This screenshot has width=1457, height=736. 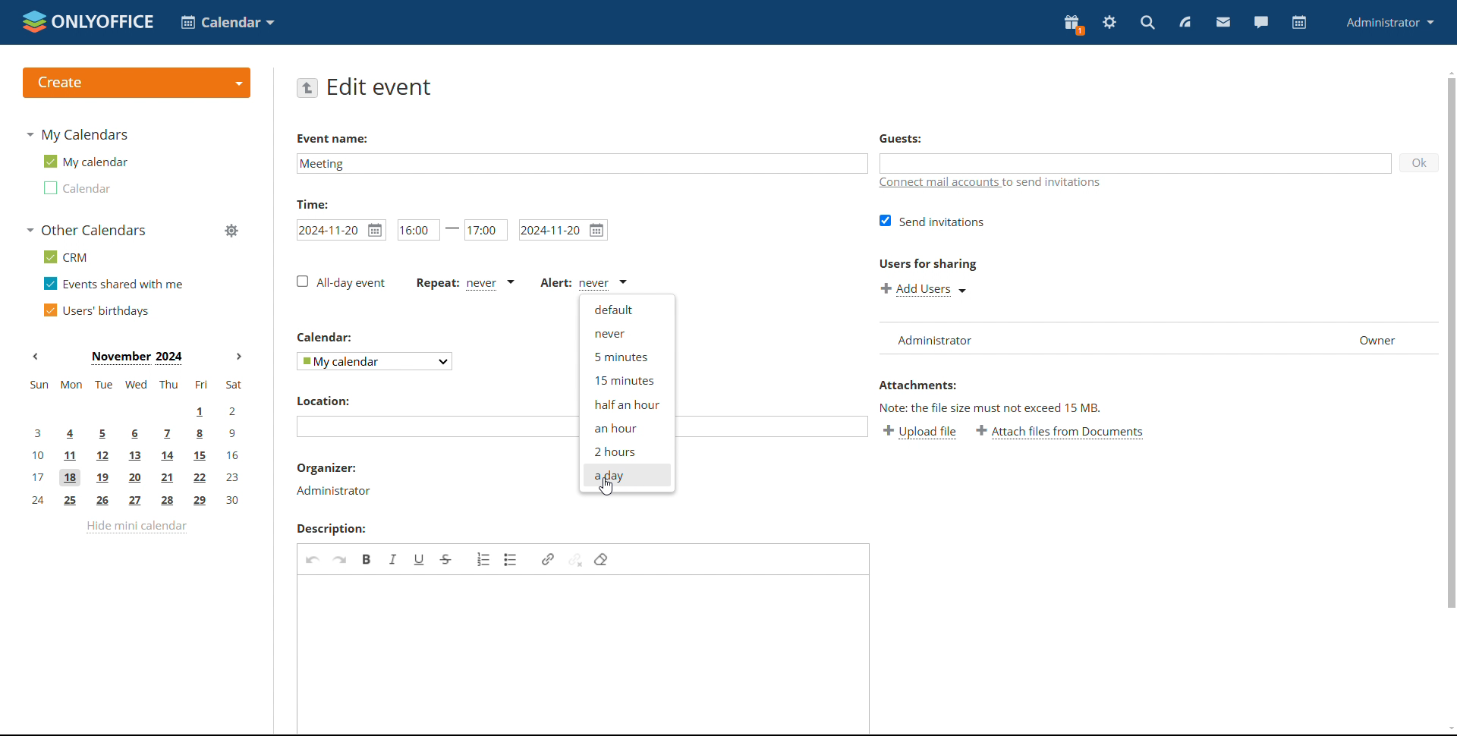 I want to click on mini calendar, so click(x=136, y=443).